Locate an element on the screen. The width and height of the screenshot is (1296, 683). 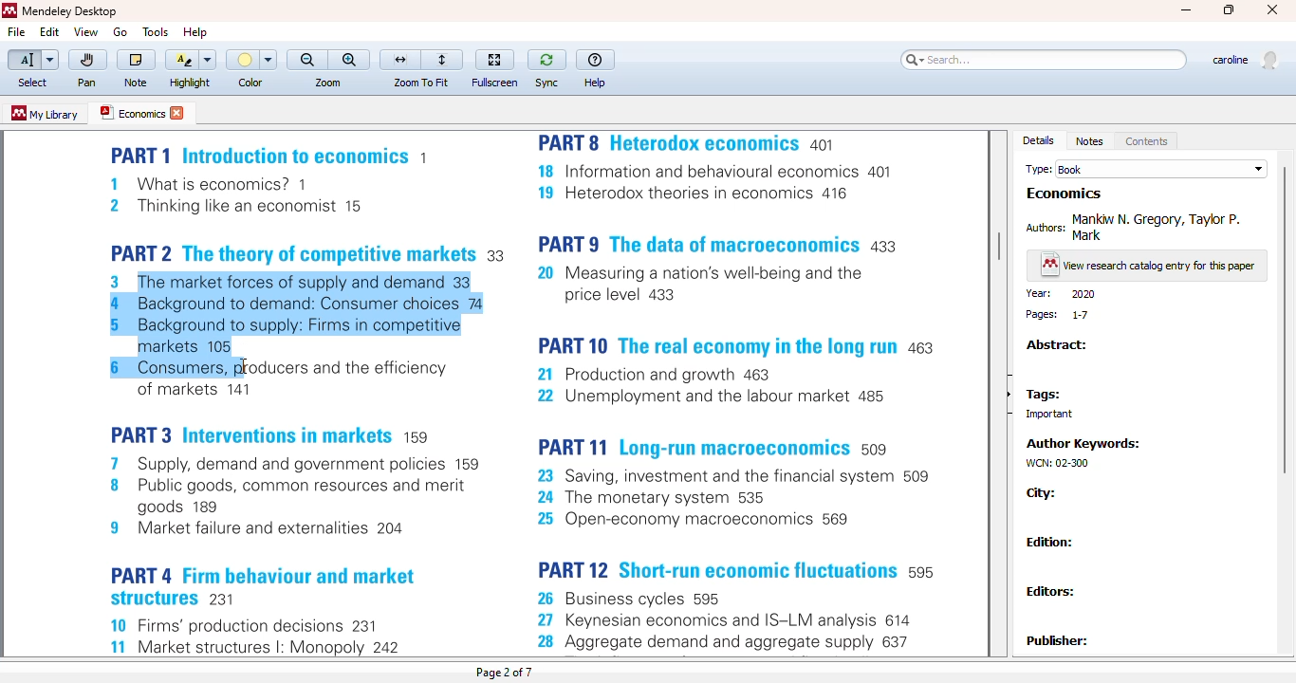
sync is located at coordinates (546, 83).